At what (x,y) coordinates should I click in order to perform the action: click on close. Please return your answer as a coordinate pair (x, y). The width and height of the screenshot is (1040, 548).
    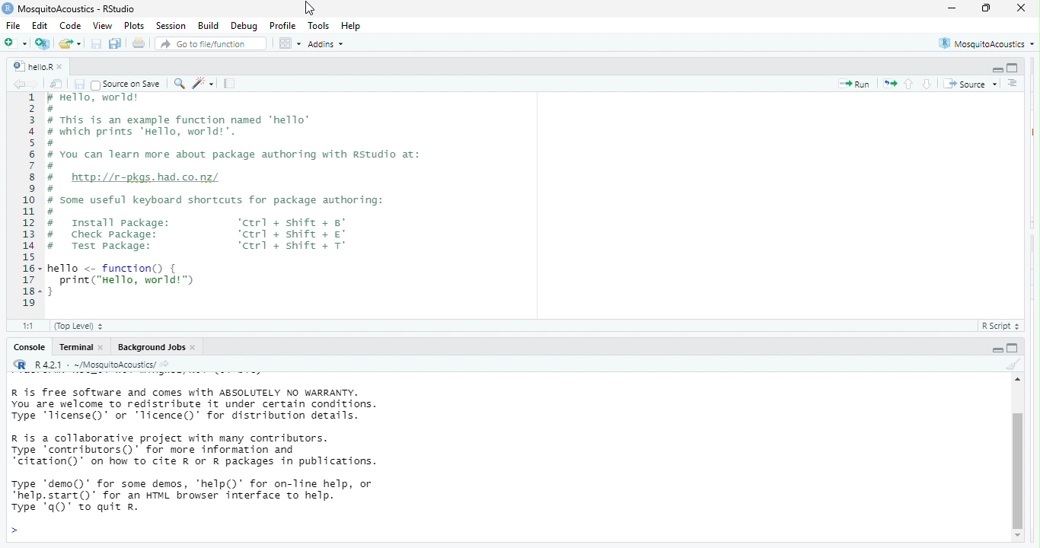
    Looking at the image, I should click on (104, 349).